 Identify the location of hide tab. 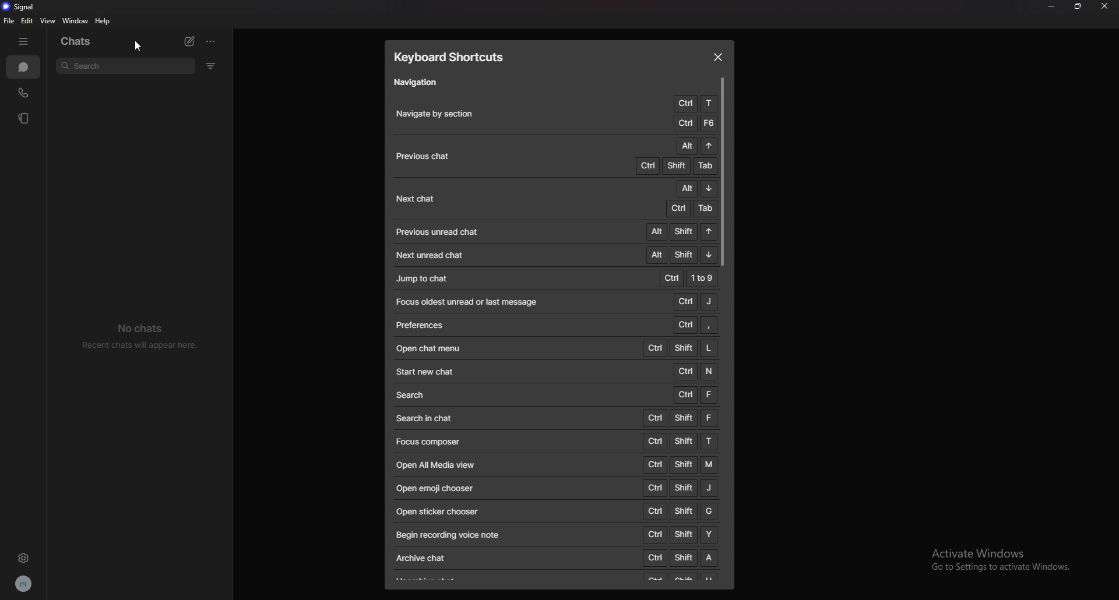
(23, 42).